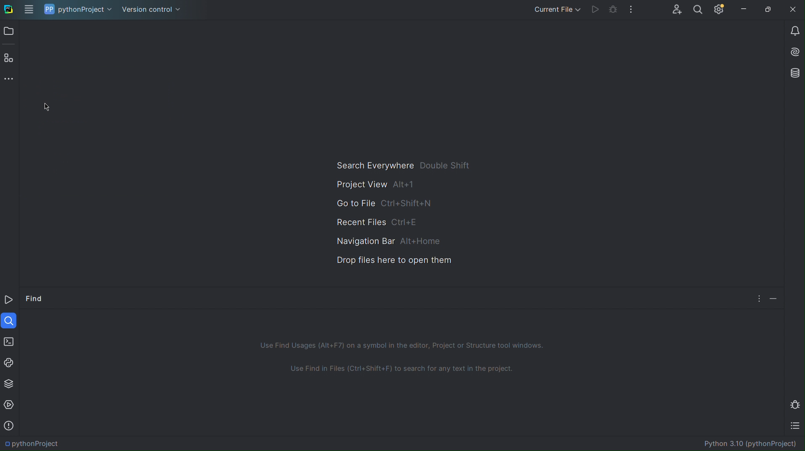 The image size is (805, 451). I want to click on Go to File, so click(386, 202).